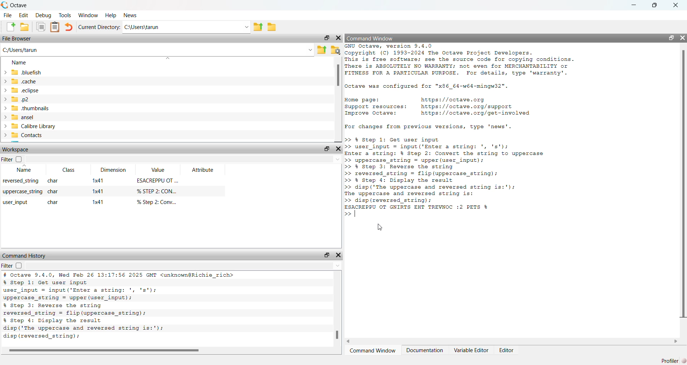 This screenshot has width=687, height=365. Describe the element at coordinates (9, 27) in the screenshot. I see `new script` at that location.